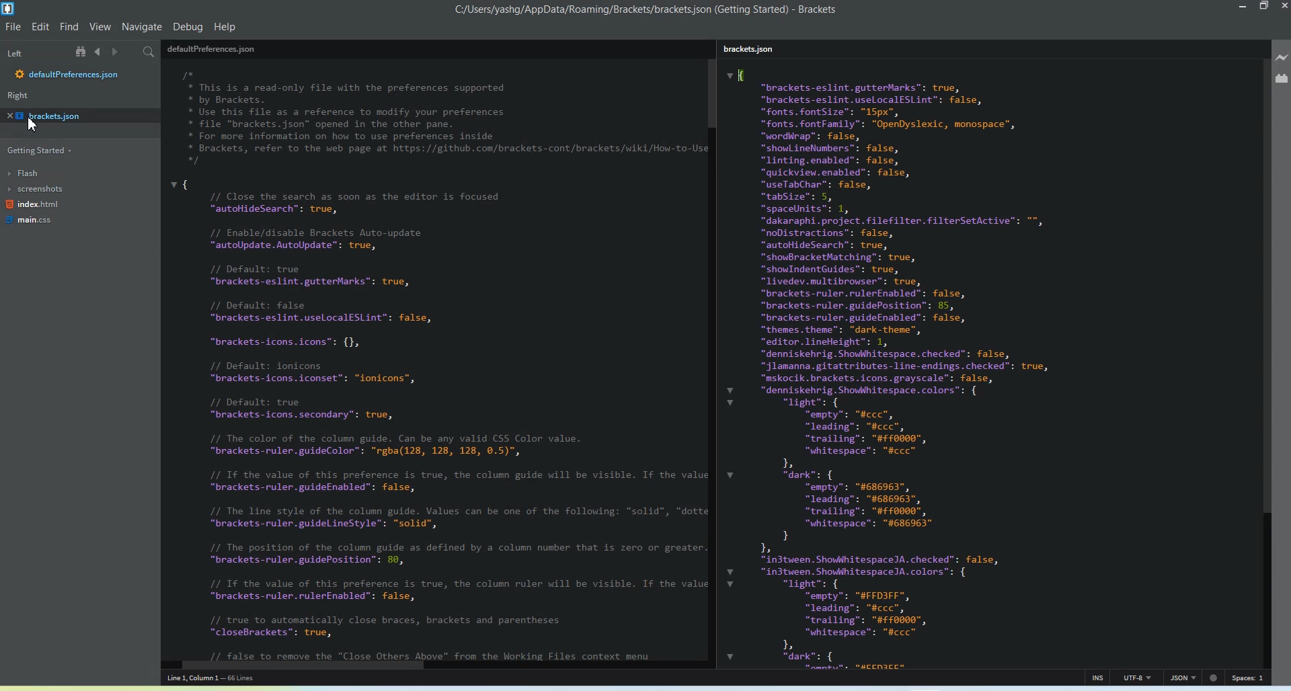 Image resolution: width=1291 pixels, height=691 pixels. What do you see at coordinates (1215, 676) in the screenshot?
I see `errors` at bounding box center [1215, 676].